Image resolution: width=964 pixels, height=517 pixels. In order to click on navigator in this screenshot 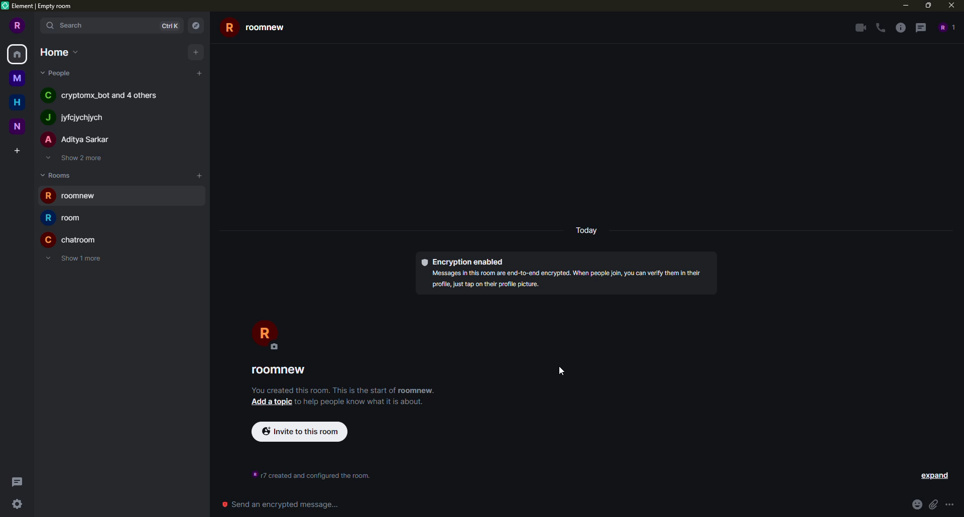, I will do `click(196, 26)`.